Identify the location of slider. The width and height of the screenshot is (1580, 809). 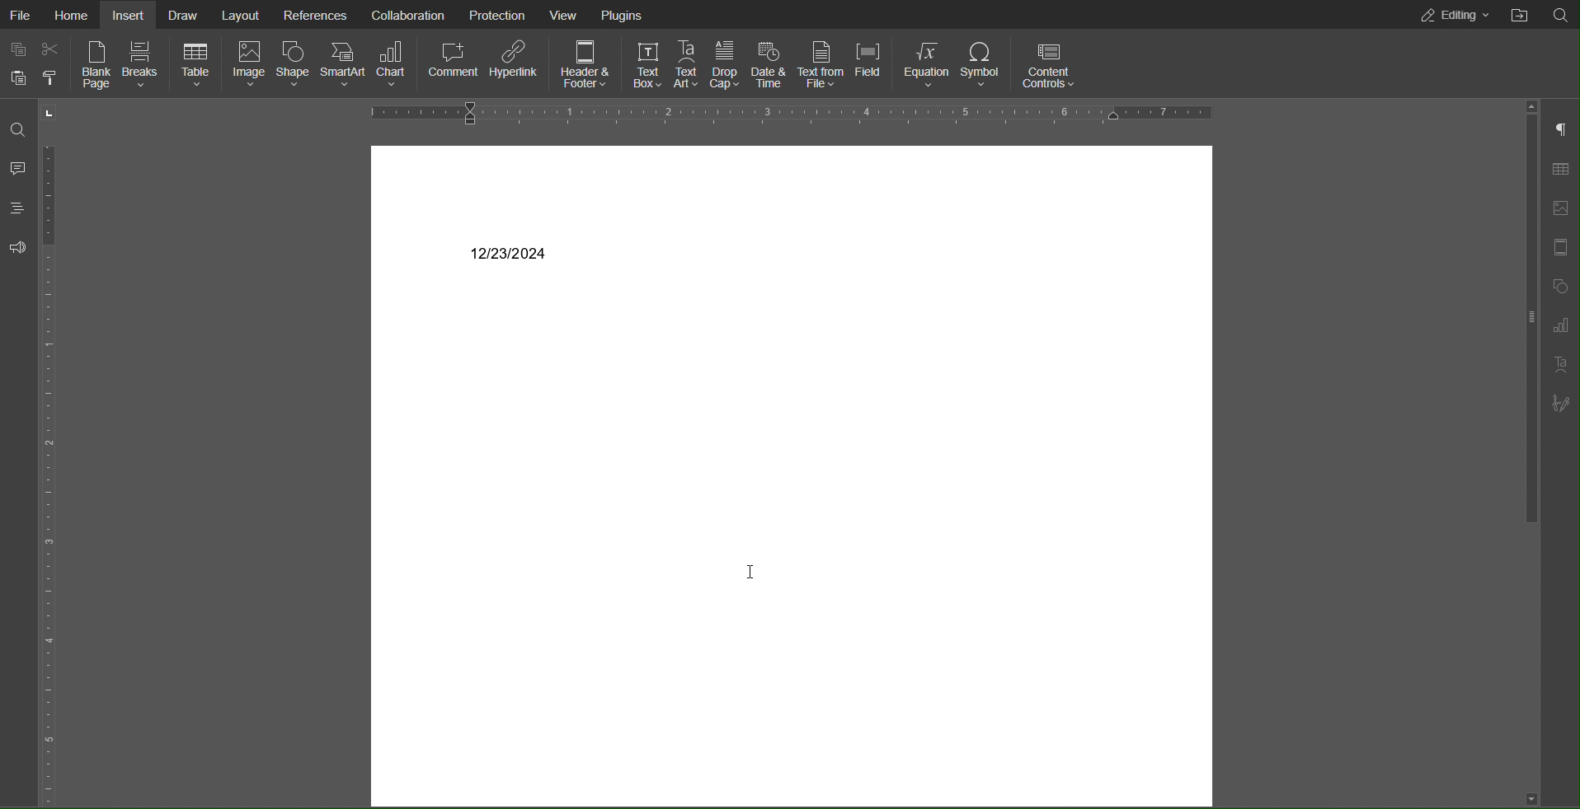
(1518, 339).